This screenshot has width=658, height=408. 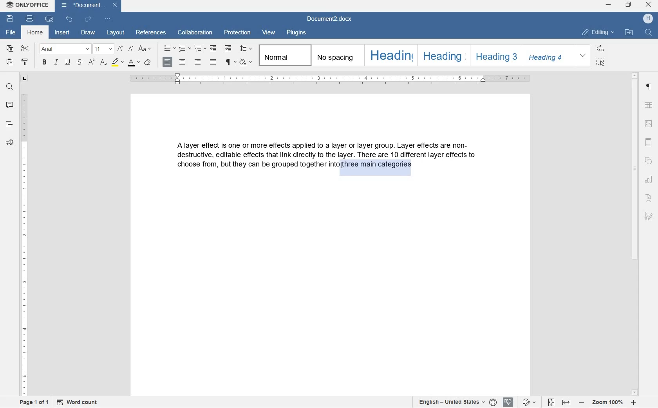 What do you see at coordinates (57, 63) in the screenshot?
I see `italic` at bounding box center [57, 63].